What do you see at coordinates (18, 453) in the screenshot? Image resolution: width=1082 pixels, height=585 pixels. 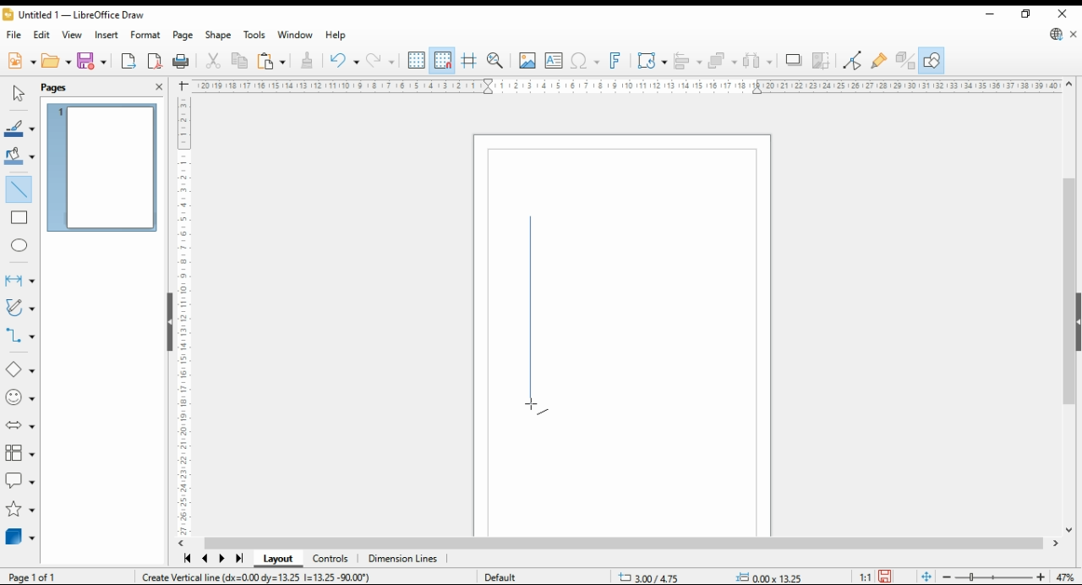 I see `flowchart` at bounding box center [18, 453].